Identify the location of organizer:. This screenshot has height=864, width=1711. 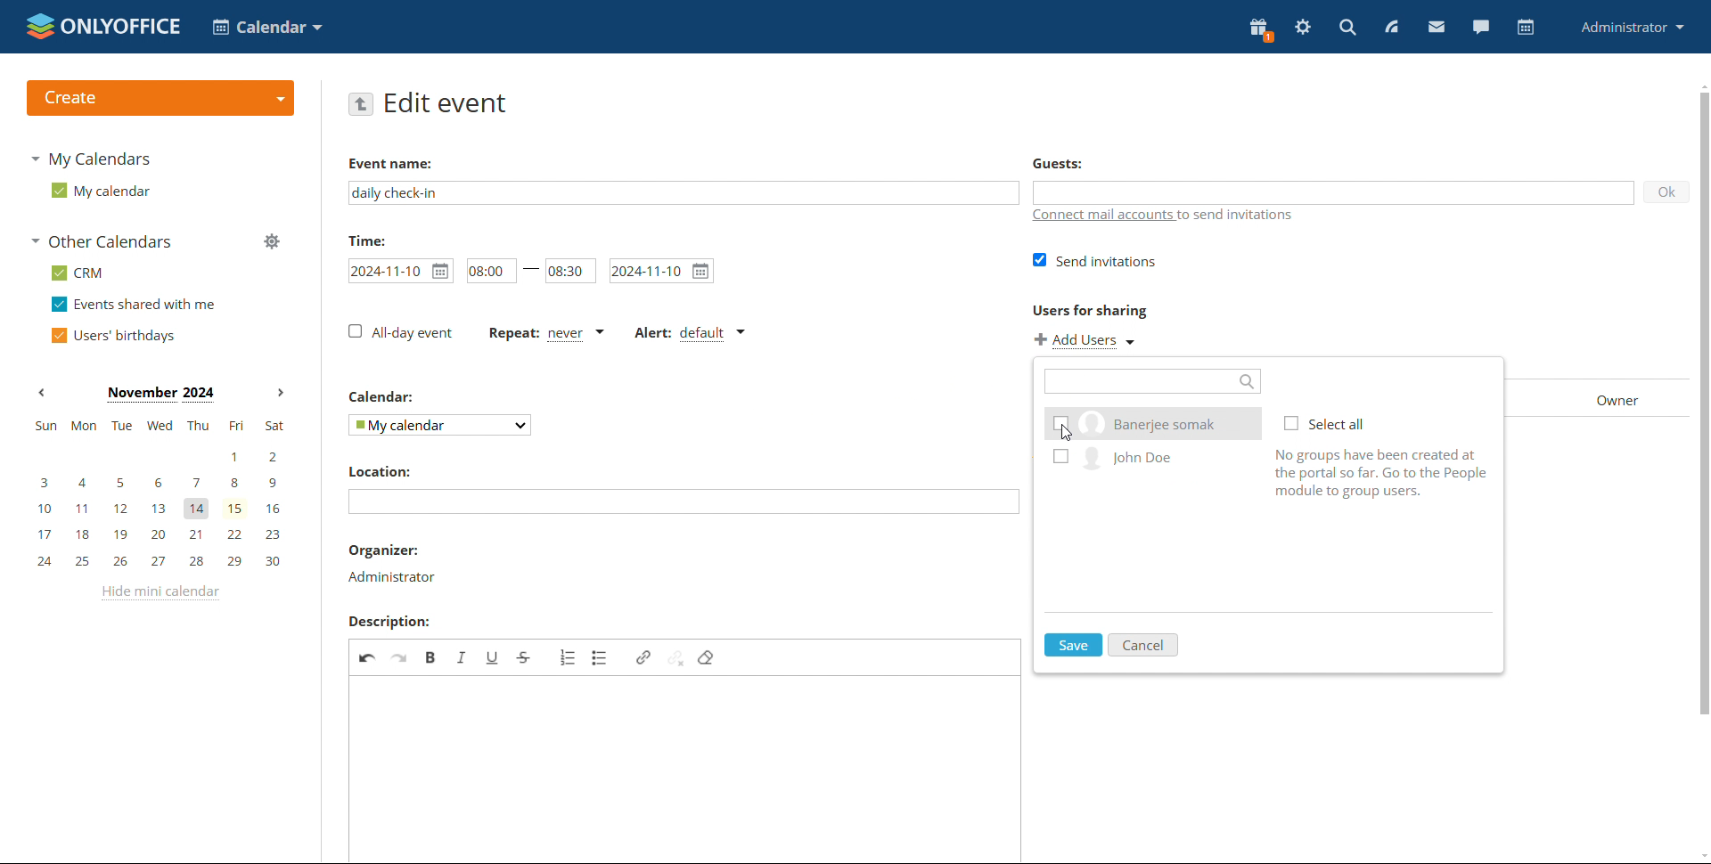
(385, 552).